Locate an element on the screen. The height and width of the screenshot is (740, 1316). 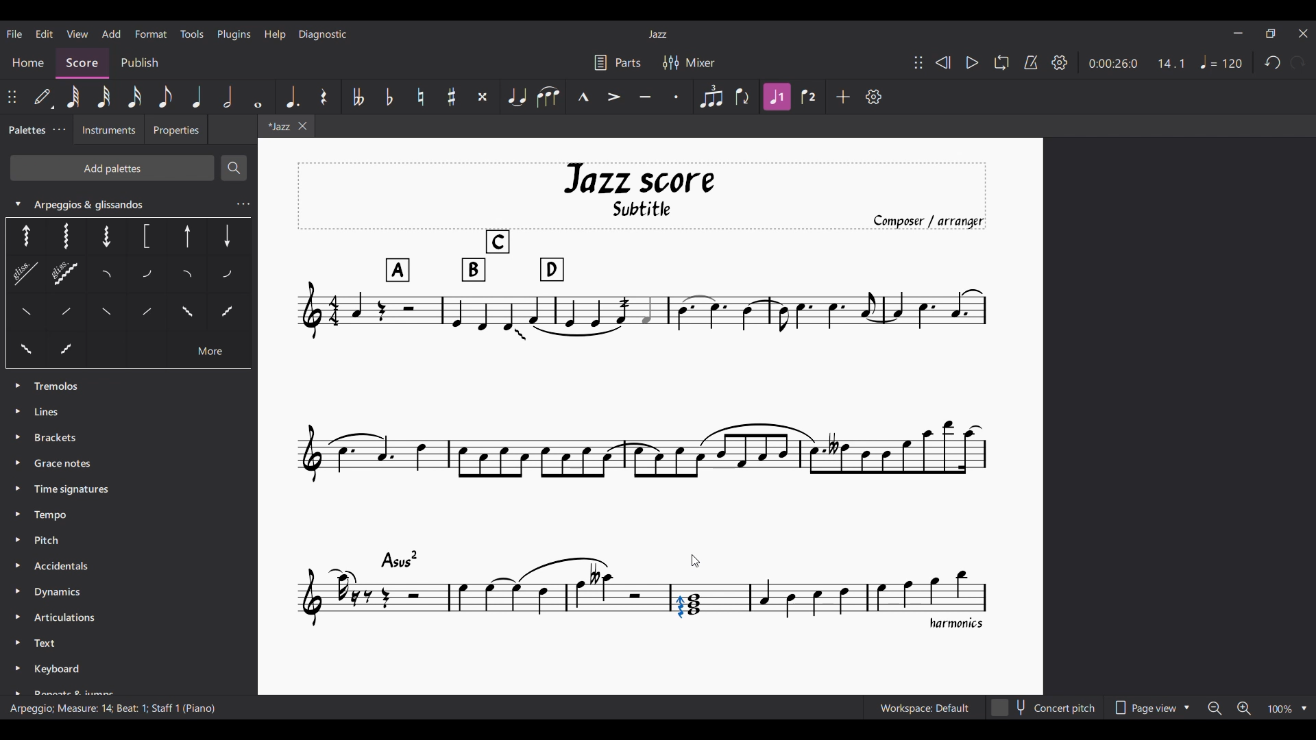
16th note is located at coordinates (134, 97).